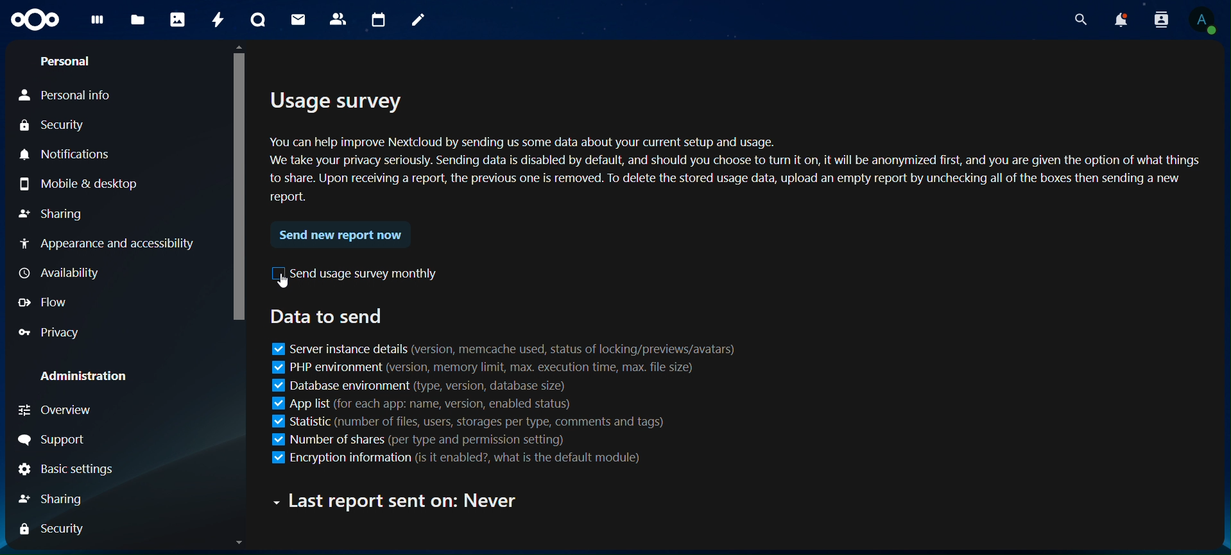  I want to click on talk, so click(259, 20).